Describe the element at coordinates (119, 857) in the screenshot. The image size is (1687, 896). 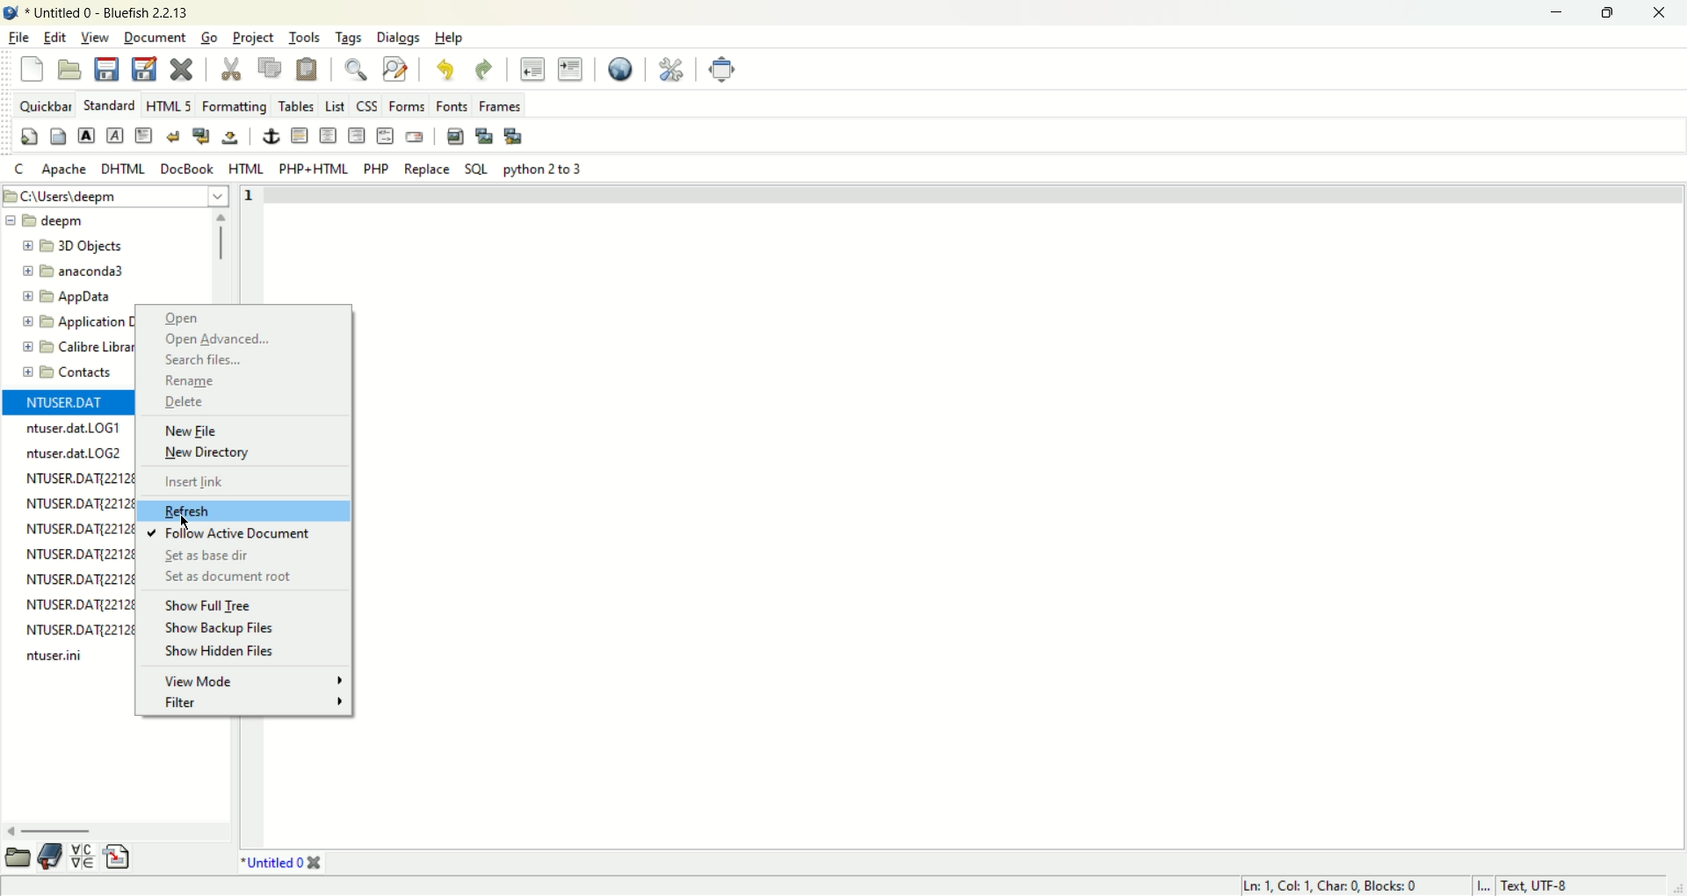
I see `snippets` at that location.